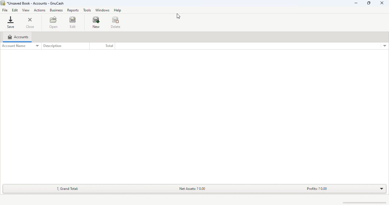  I want to click on actions, so click(40, 10).